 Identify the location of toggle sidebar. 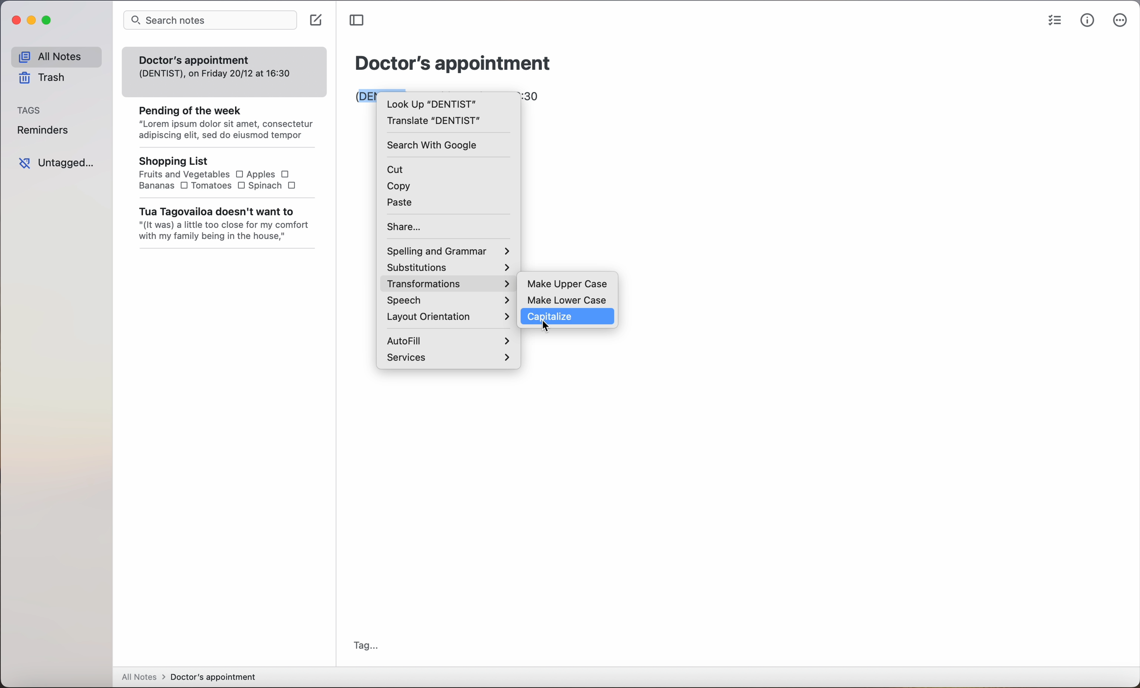
(359, 20).